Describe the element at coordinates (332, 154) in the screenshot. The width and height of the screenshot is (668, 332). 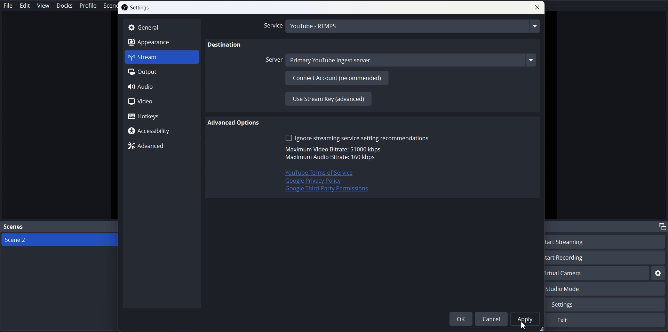
I see `Maximum Video Bitrate: 51000 kbps Maximum Audio Bitrate: 160 kbps` at that location.